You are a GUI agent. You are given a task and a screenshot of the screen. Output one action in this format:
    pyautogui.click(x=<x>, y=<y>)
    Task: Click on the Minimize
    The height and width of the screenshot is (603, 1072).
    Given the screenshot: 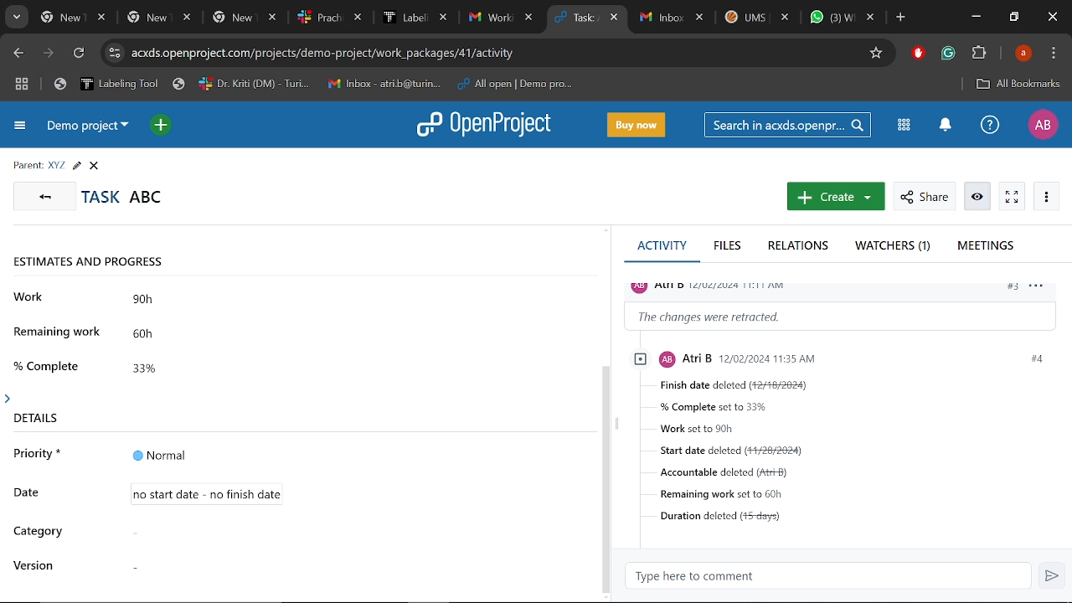 What is the action you would take?
    pyautogui.click(x=976, y=16)
    